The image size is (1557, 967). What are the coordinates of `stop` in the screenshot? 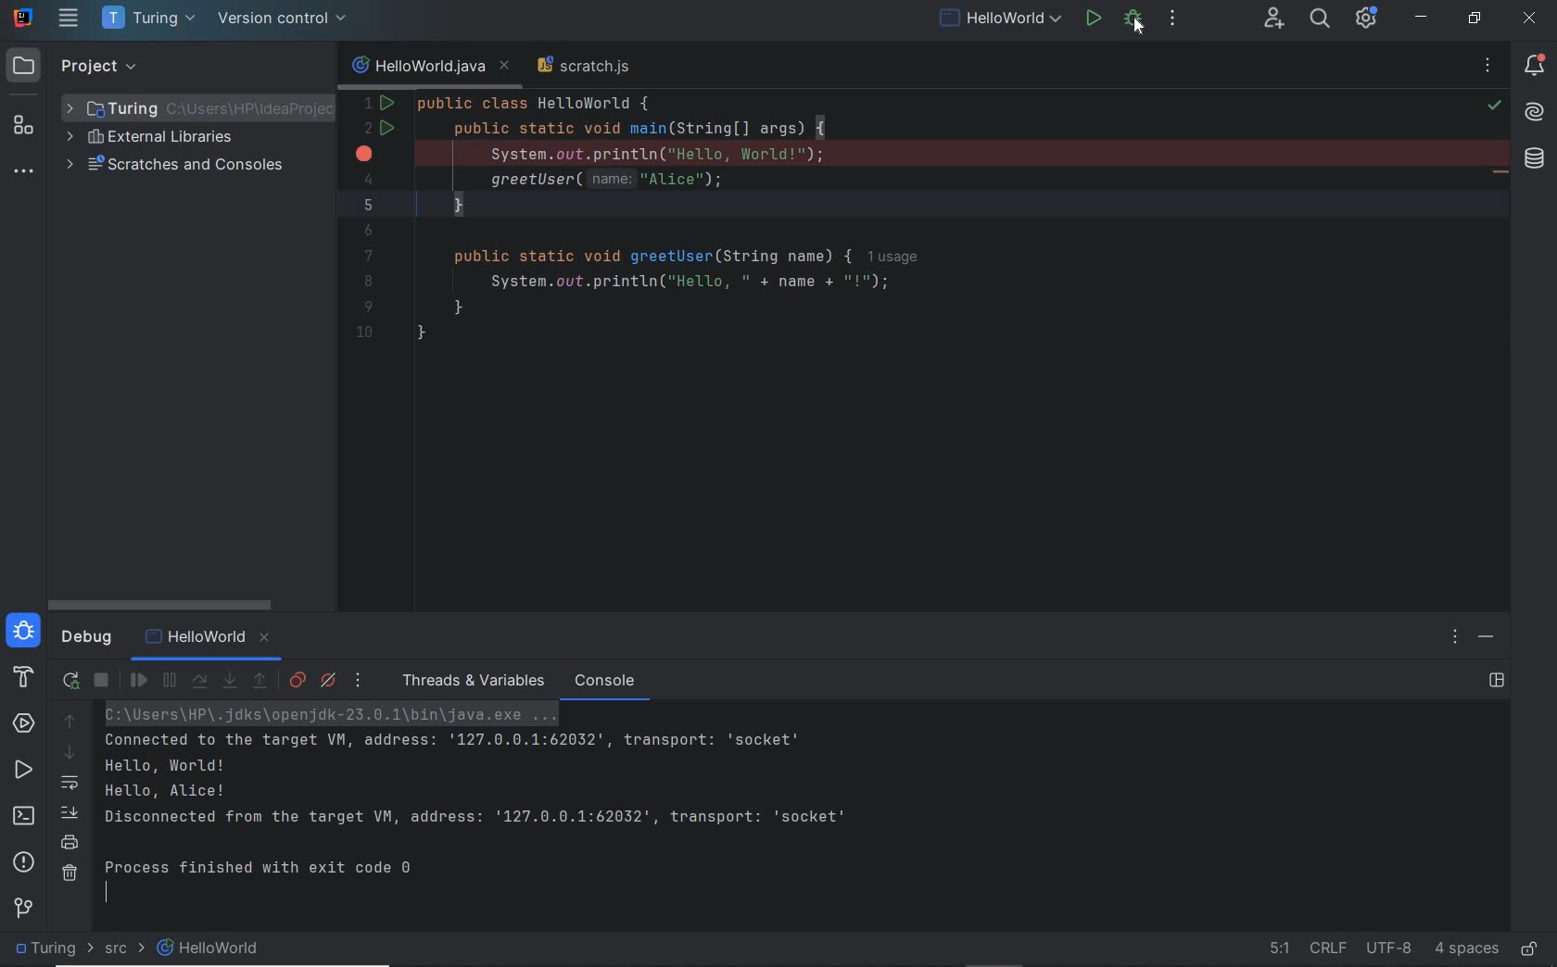 It's located at (1175, 20).